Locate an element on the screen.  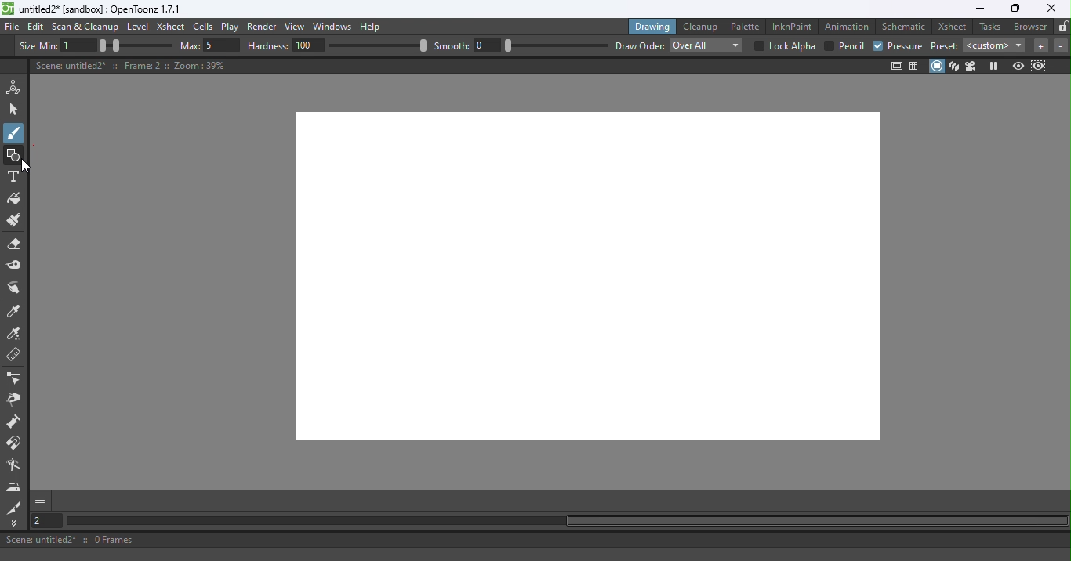
Canvas is located at coordinates (578, 284).